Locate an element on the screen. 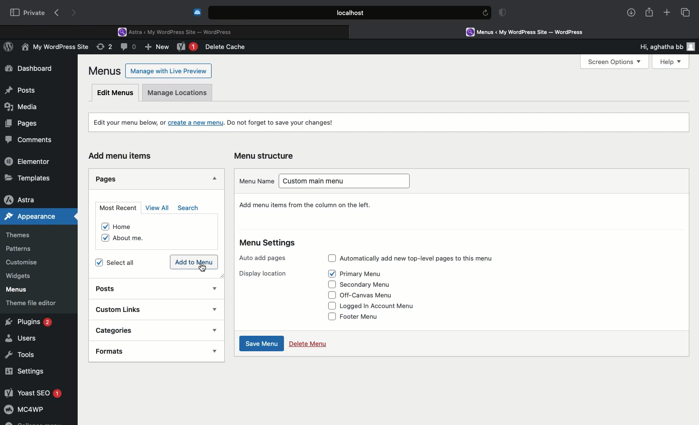 This screenshot has width=699, height=425. Elementor is located at coordinates (29, 161).